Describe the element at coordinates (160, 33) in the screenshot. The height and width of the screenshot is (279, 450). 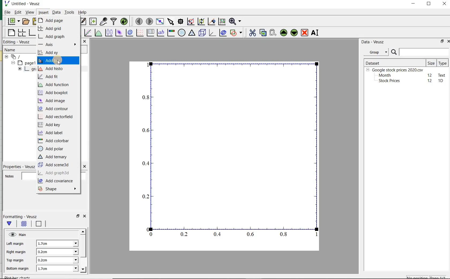
I see `text label` at that location.